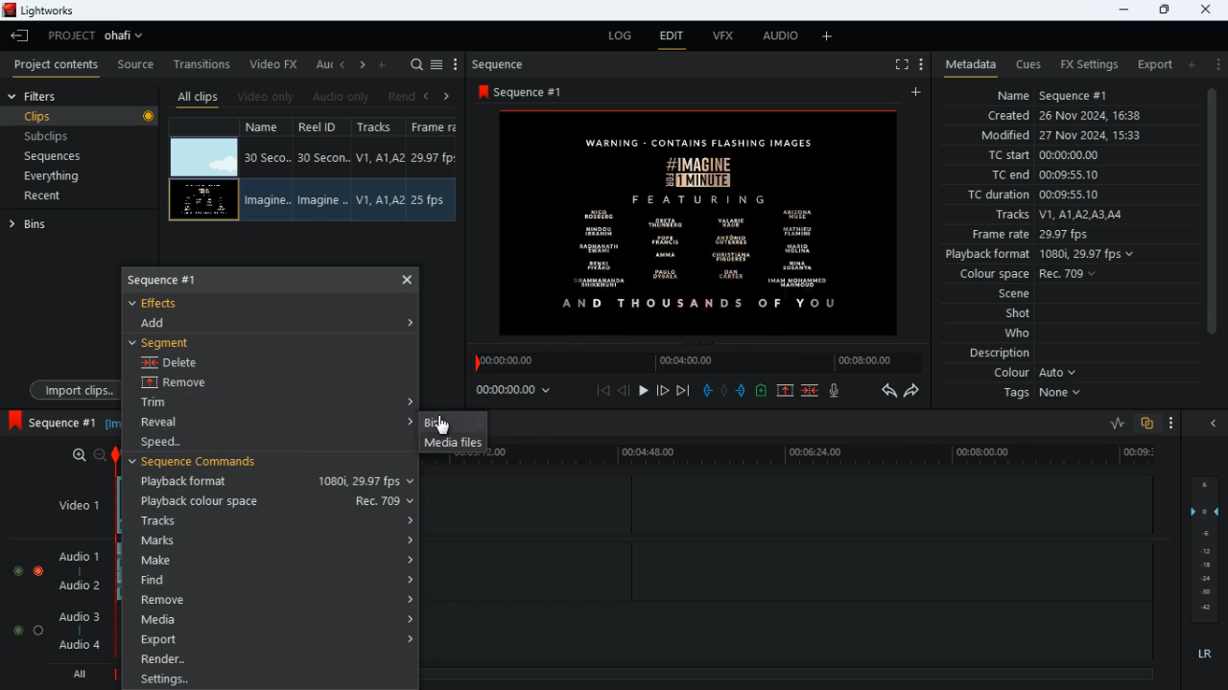 The height and width of the screenshot is (690, 1228). Describe the element at coordinates (1218, 64) in the screenshot. I see `more` at that location.